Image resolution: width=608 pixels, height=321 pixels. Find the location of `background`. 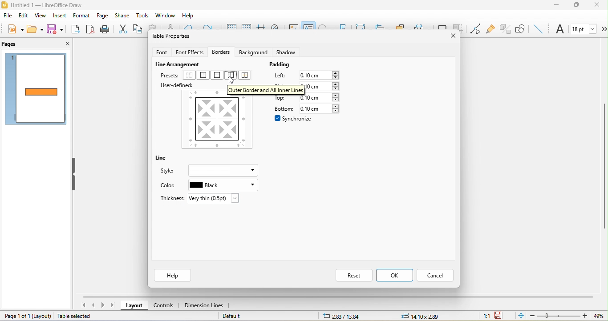

background is located at coordinates (253, 52).